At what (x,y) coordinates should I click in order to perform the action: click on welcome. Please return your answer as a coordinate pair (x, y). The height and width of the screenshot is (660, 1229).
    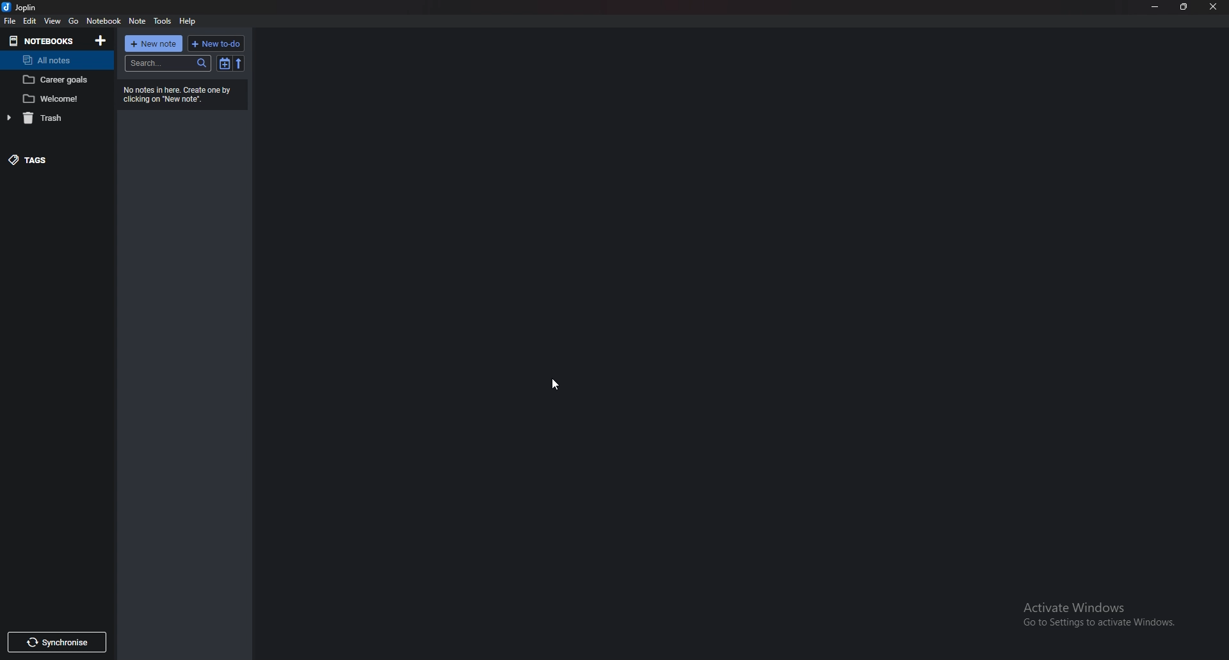
    Looking at the image, I should click on (56, 98).